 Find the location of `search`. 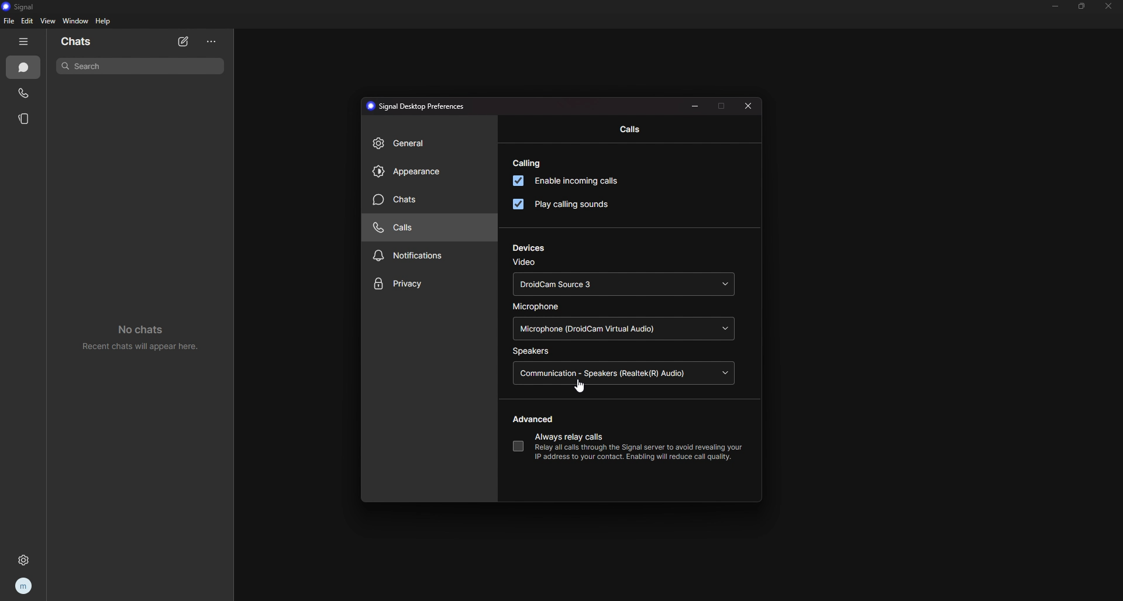

search is located at coordinates (141, 66).